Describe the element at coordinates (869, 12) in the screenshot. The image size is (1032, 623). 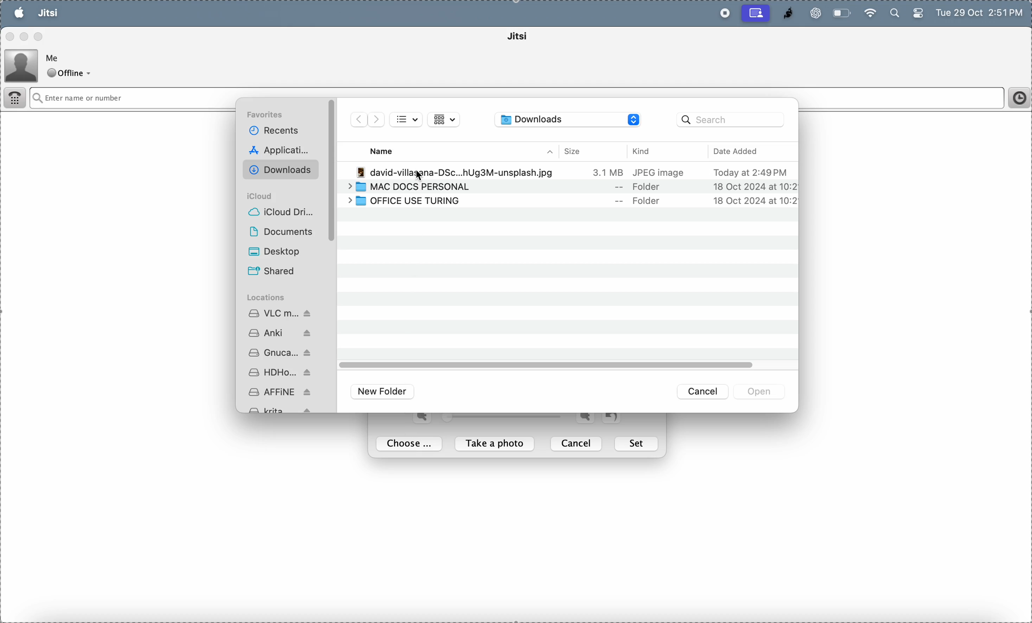
I see `wifi` at that location.